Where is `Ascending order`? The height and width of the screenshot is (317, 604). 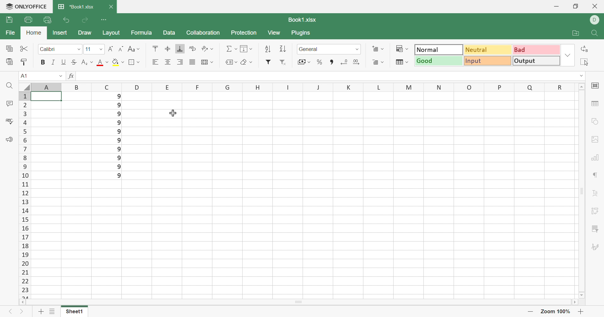 Ascending order is located at coordinates (268, 49).